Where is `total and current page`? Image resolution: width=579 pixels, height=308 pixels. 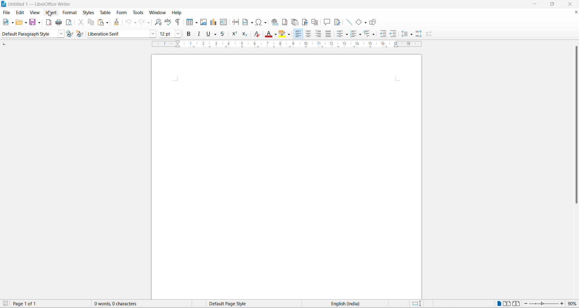
total and current page is located at coordinates (29, 304).